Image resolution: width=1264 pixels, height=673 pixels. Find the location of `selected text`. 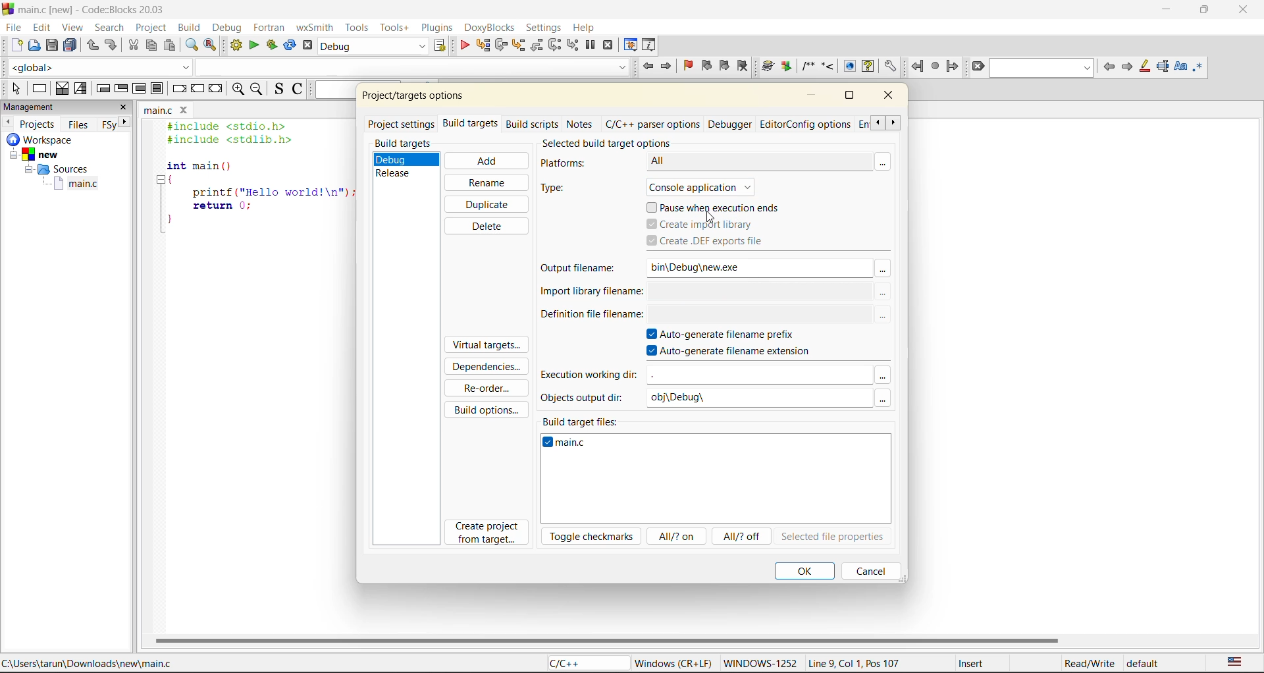

selected text is located at coordinates (1165, 66).